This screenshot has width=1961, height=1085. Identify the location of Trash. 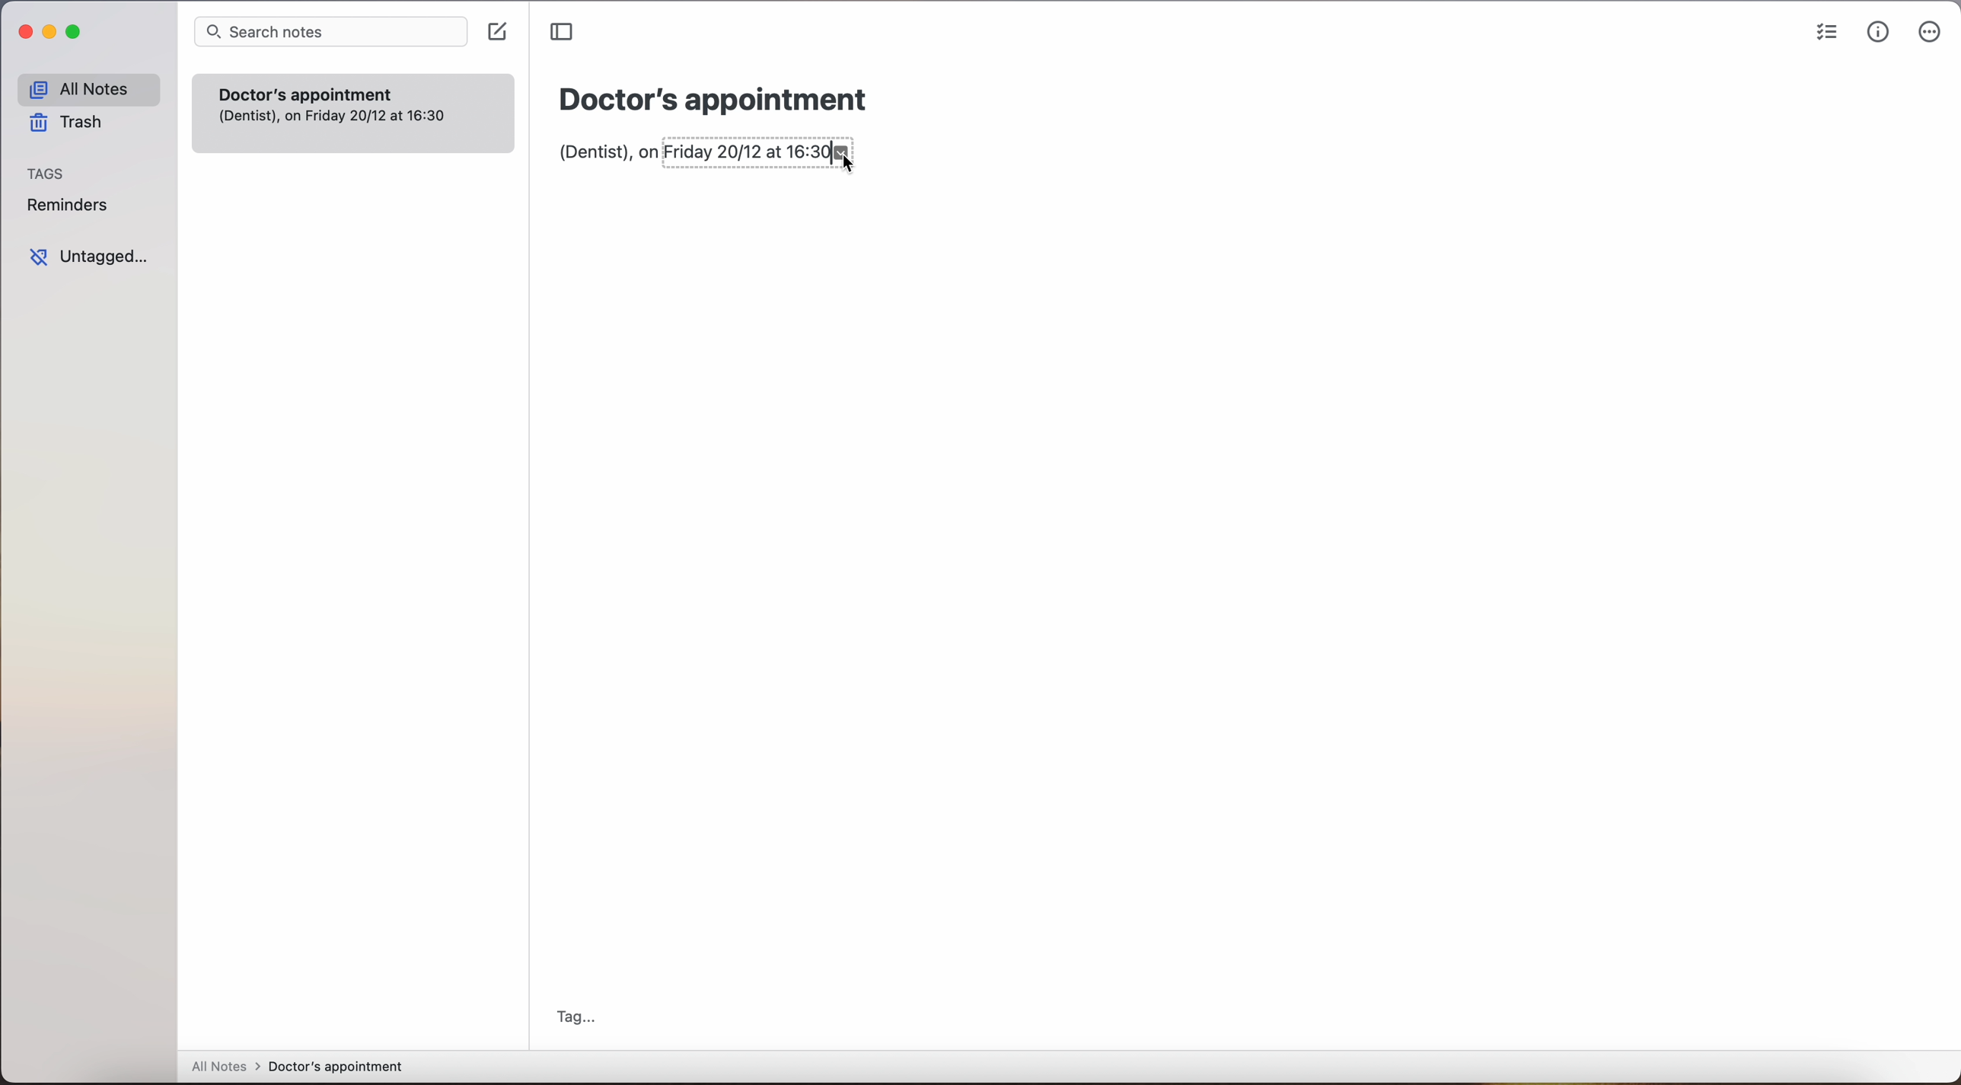
(77, 123).